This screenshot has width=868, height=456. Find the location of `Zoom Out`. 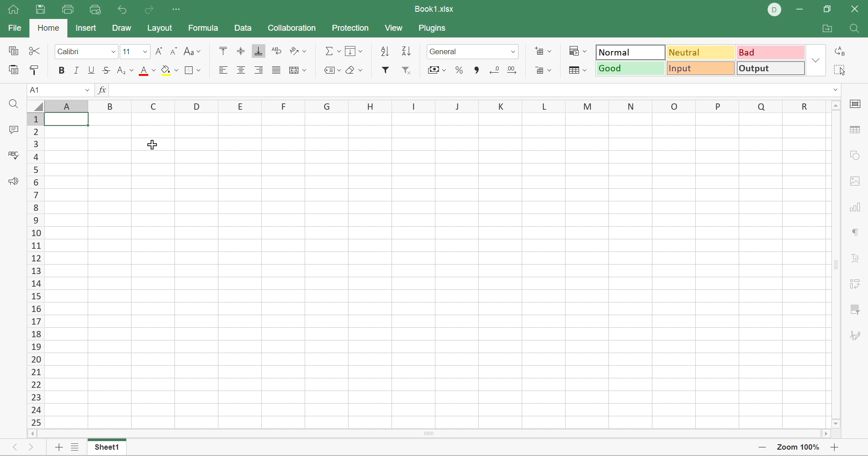

Zoom Out is located at coordinates (763, 447).